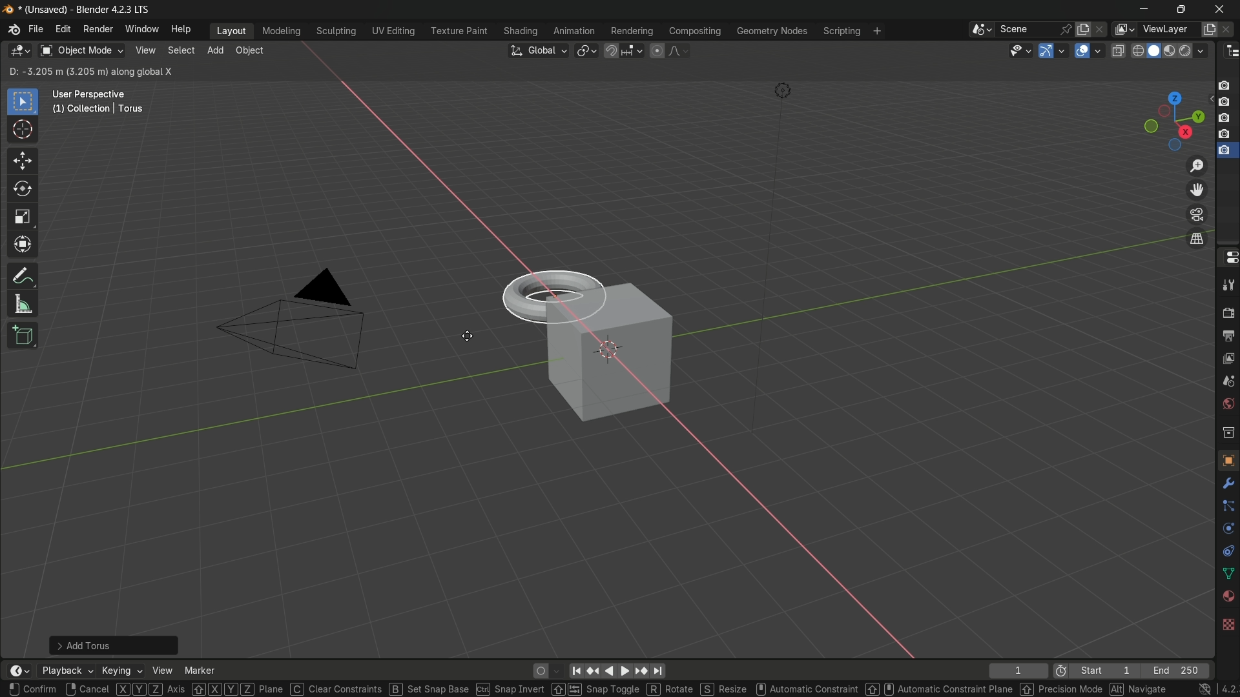 The height and width of the screenshot is (697, 1240). Describe the element at coordinates (120, 670) in the screenshot. I see `keying` at that location.